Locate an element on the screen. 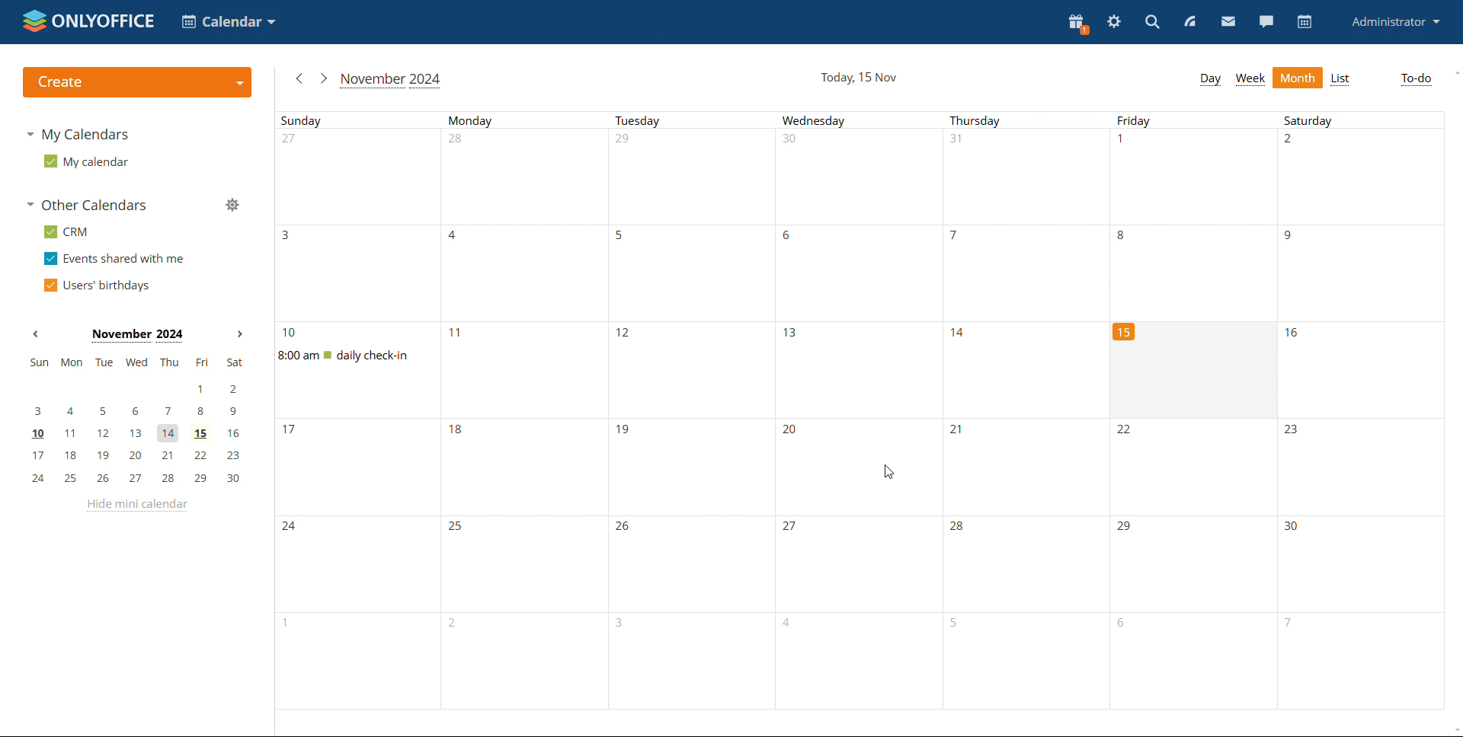 Image resolution: width=1463 pixels, height=737 pixels. chat is located at coordinates (1265, 21).